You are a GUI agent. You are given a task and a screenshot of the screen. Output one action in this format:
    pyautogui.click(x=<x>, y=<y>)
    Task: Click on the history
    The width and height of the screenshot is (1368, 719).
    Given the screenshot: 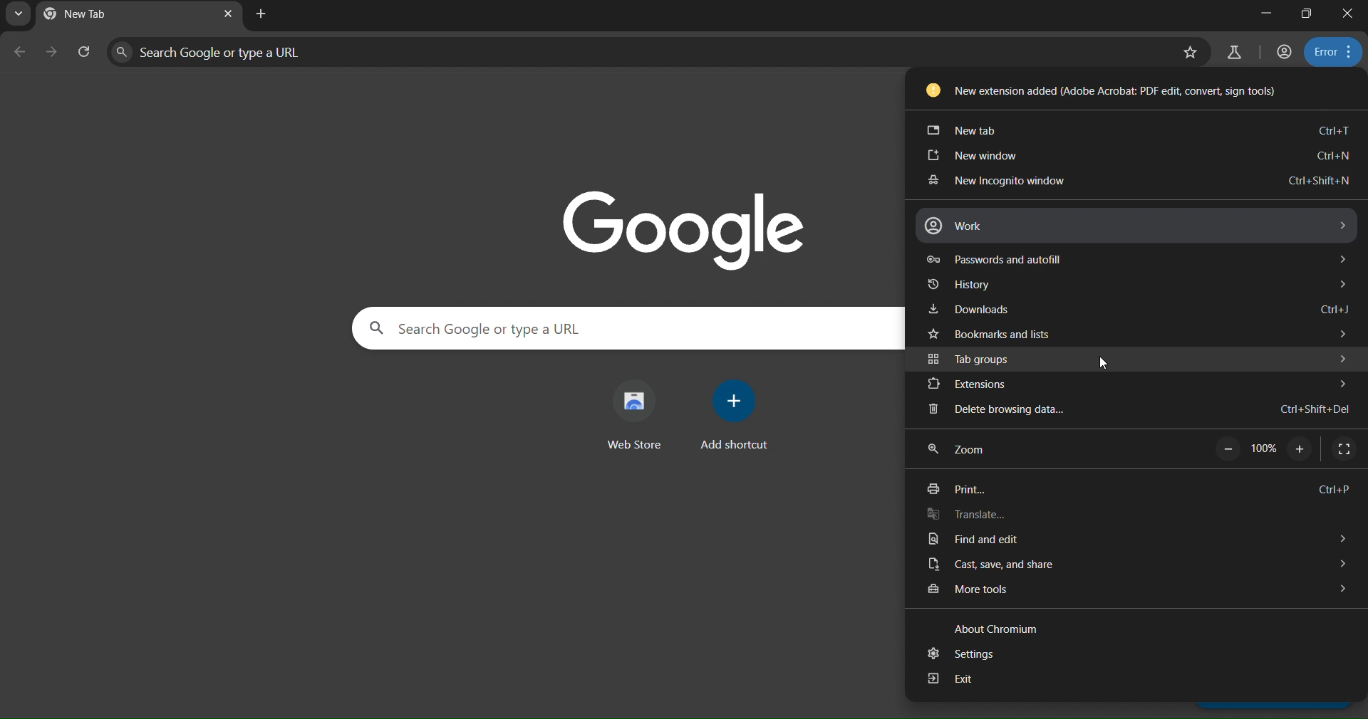 What is the action you would take?
    pyautogui.click(x=1138, y=283)
    